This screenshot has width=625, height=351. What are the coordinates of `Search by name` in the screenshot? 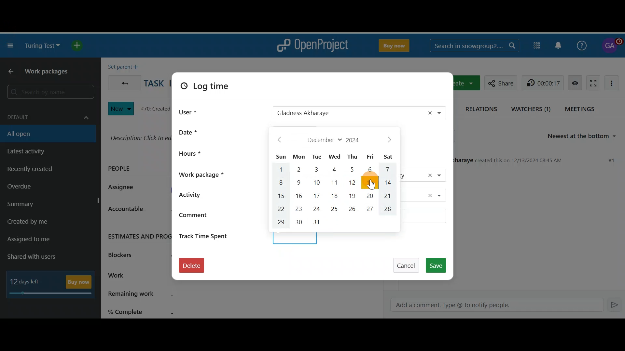 It's located at (49, 92).